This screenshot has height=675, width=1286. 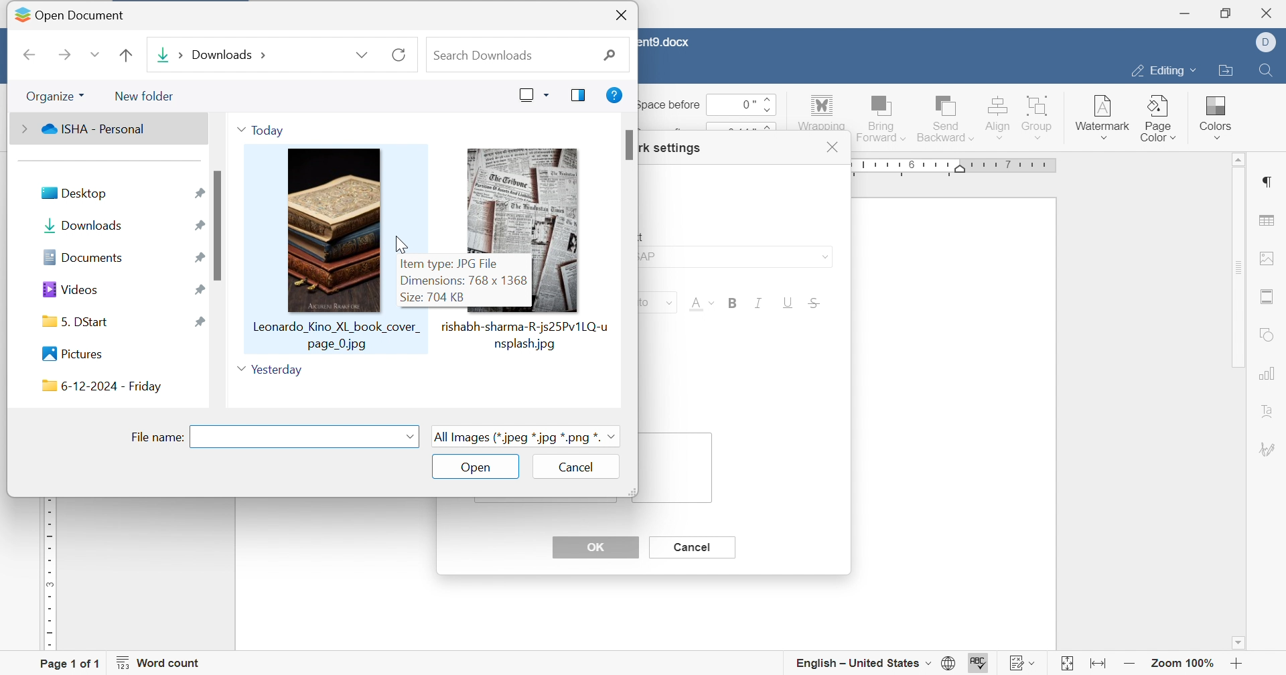 What do you see at coordinates (101, 387) in the screenshot?
I see `6-12-2024 - Friday` at bounding box center [101, 387].